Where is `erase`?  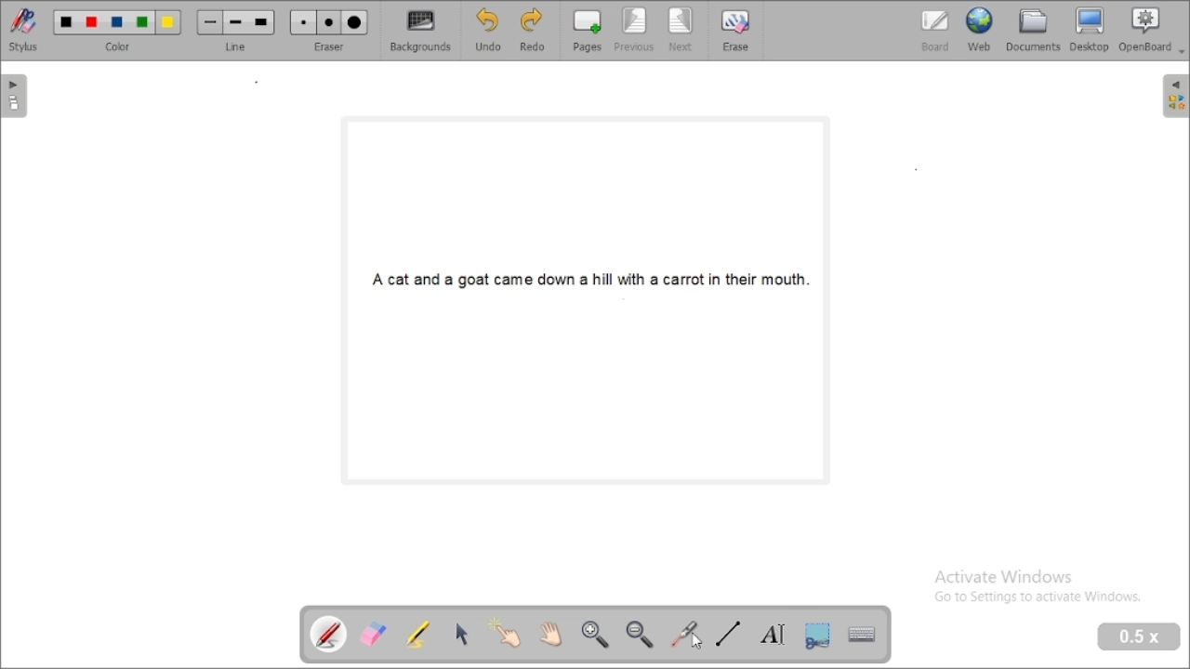
erase is located at coordinates (735, 30).